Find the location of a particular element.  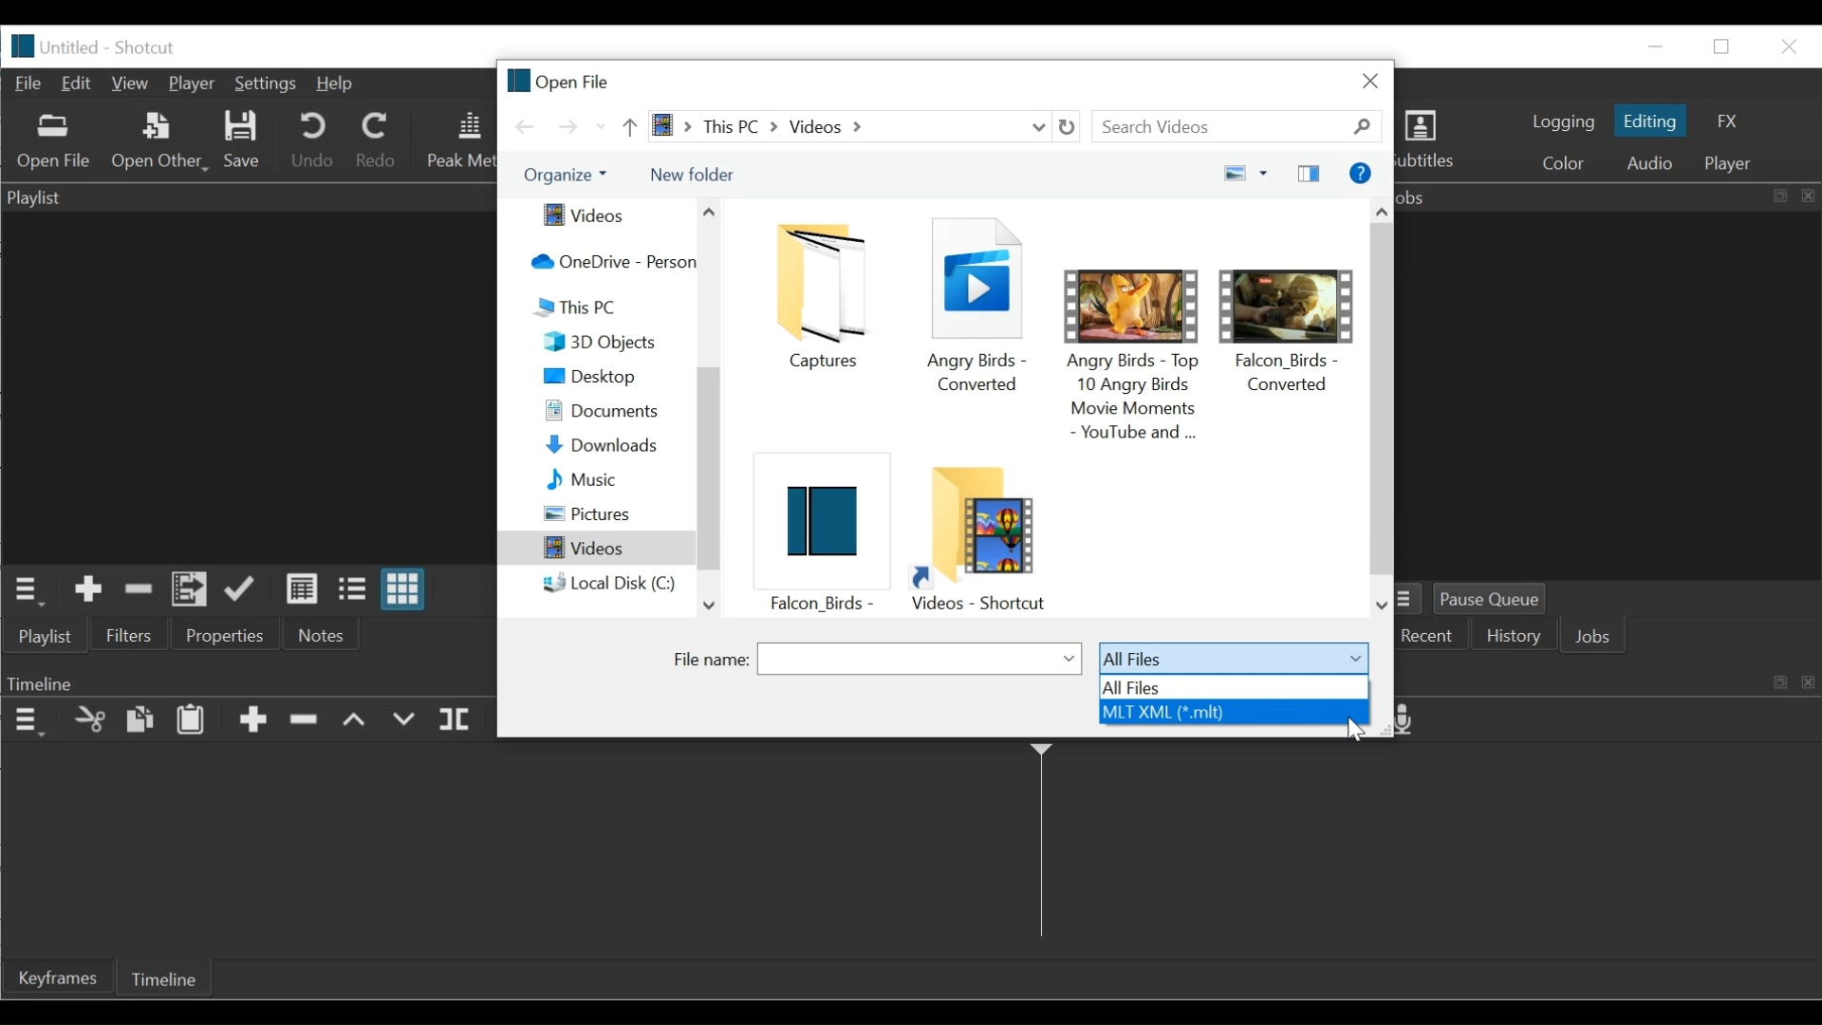

more options is located at coordinates (1266, 172).